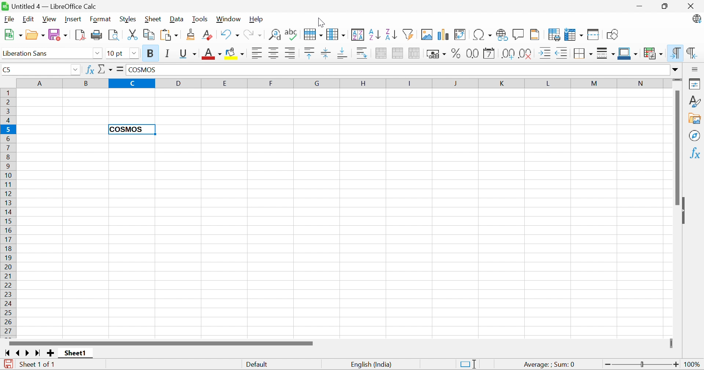 The height and width of the screenshot is (370, 704). I want to click on Clear Direct Formatting, so click(209, 36).